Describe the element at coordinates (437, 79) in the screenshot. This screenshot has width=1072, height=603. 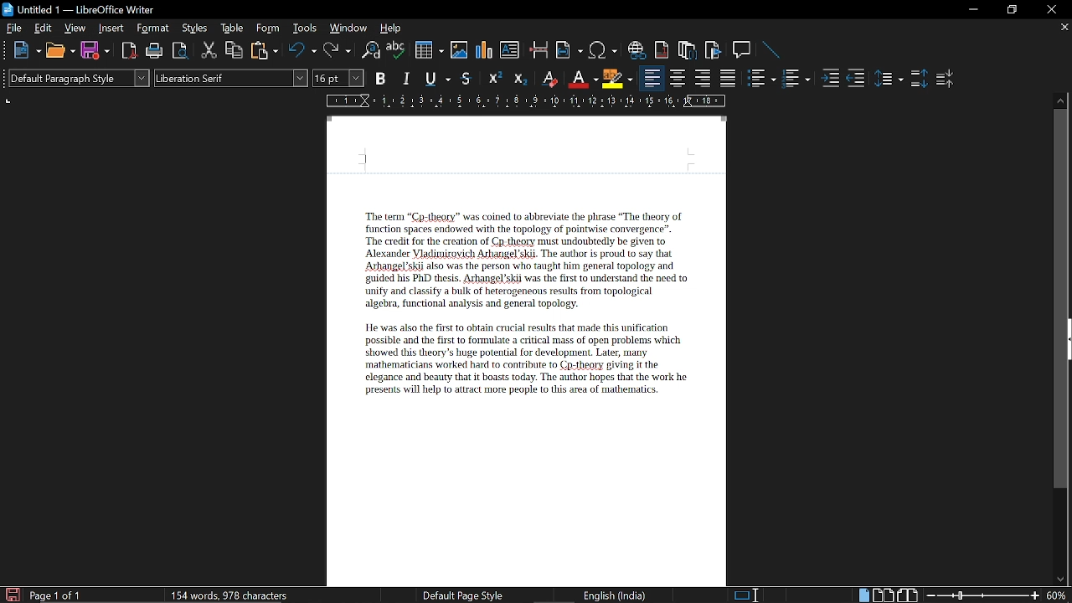
I see `Underline` at that location.